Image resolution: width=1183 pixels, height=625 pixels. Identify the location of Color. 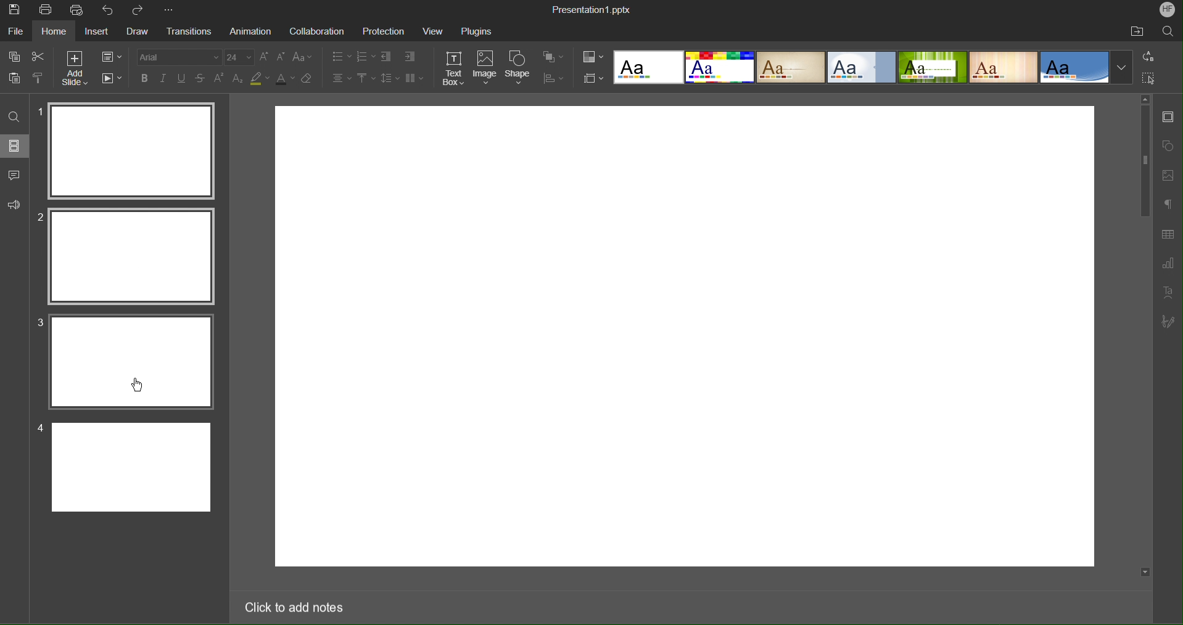
(593, 56).